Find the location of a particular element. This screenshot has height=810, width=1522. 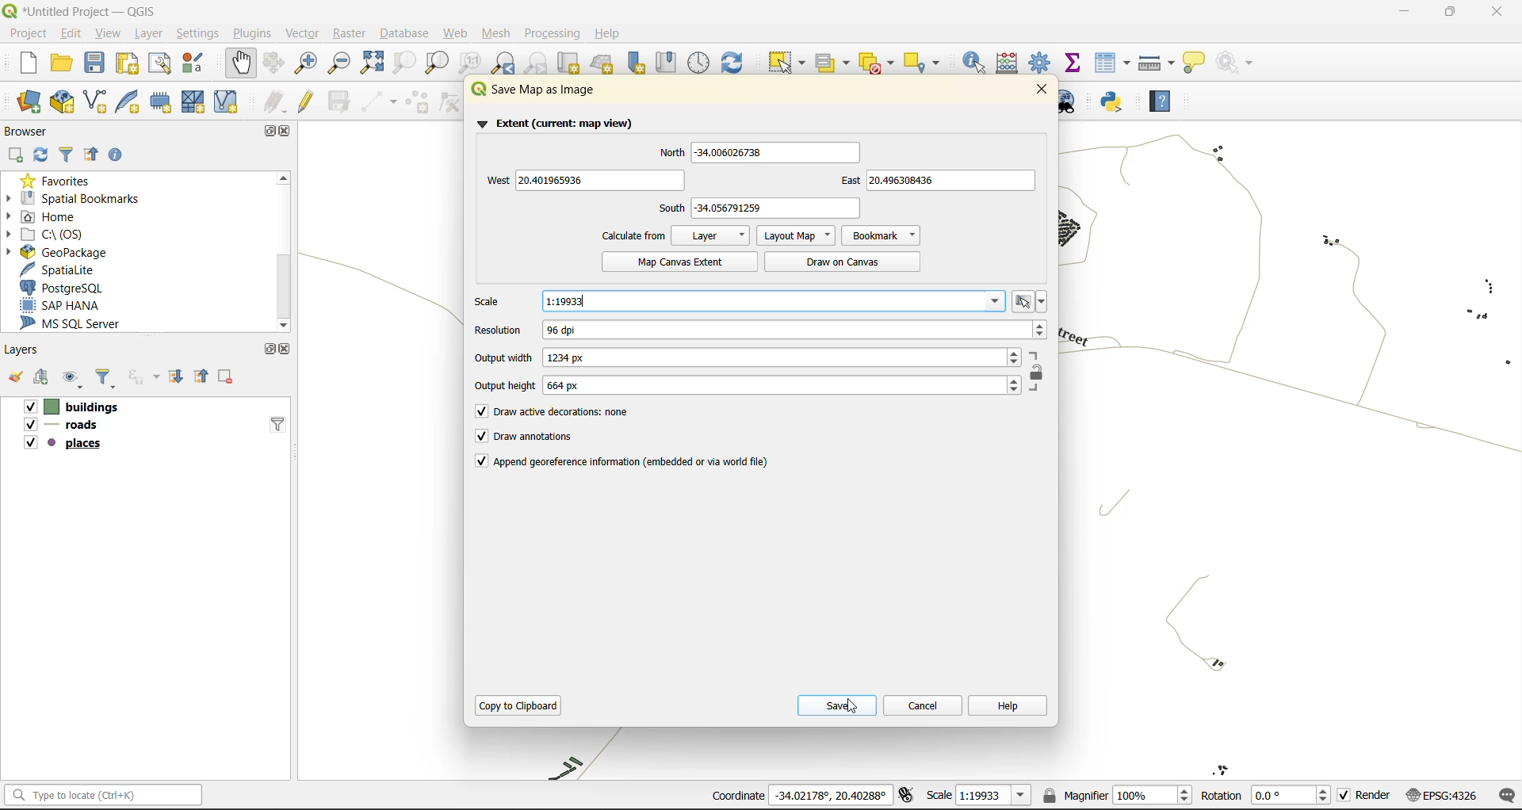

maximize is located at coordinates (270, 350).